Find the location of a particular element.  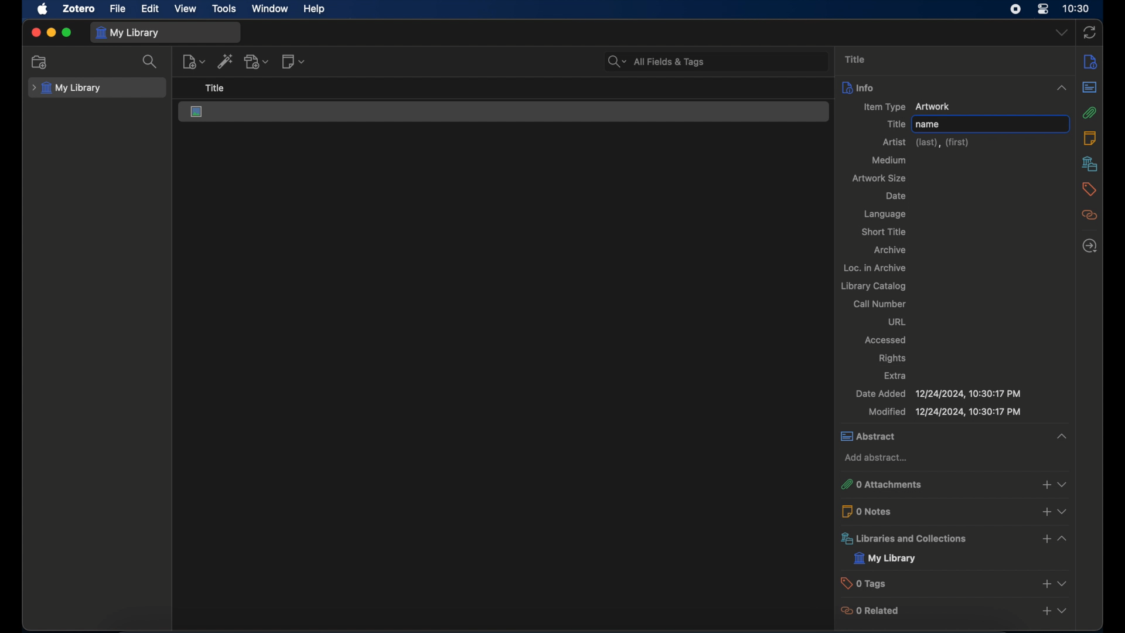

new item is located at coordinates (193, 62).